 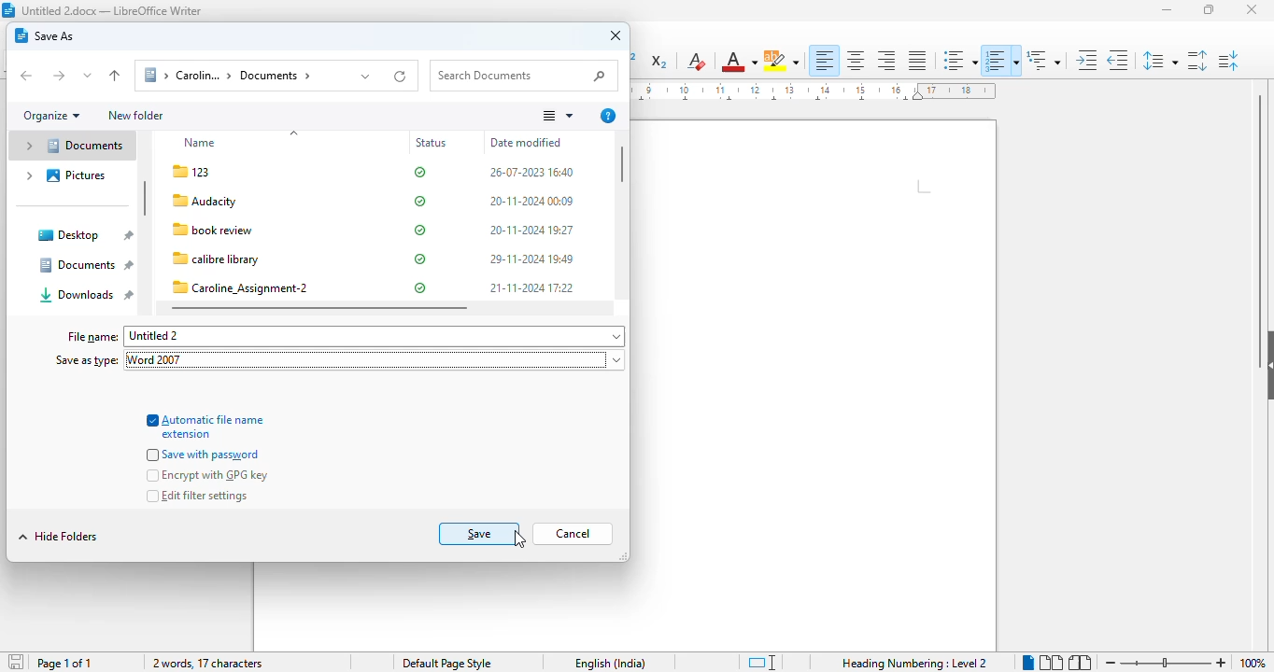 I want to click on text language, so click(x=611, y=664).